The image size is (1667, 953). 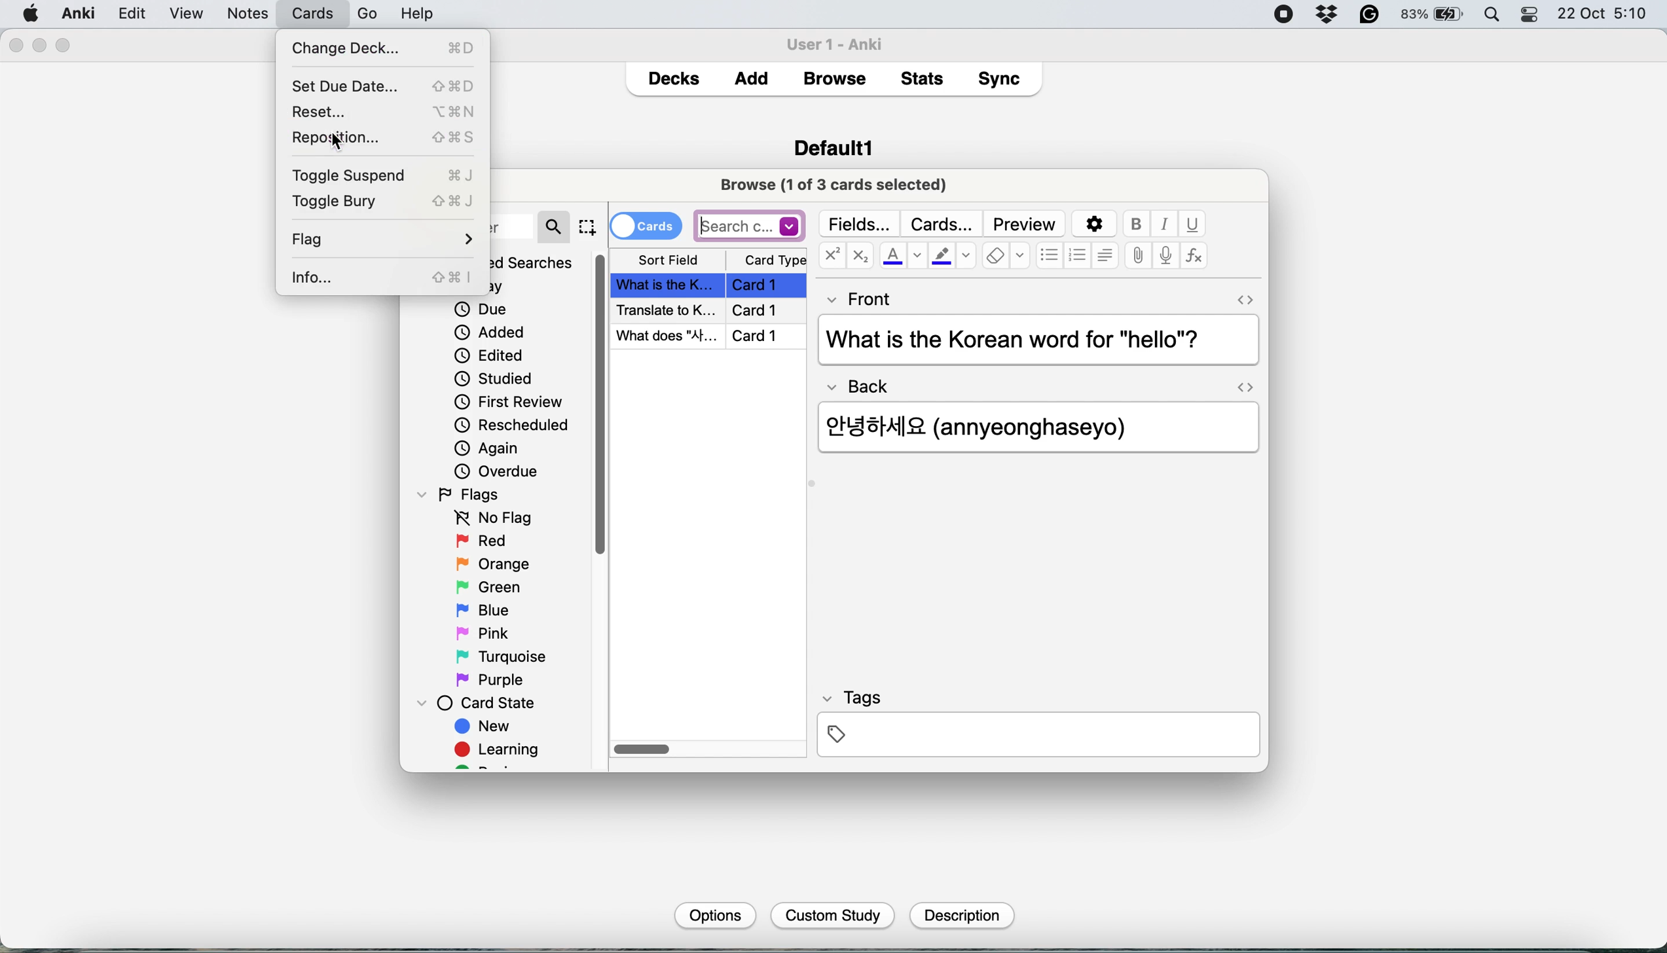 What do you see at coordinates (669, 261) in the screenshot?
I see `sort field` at bounding box center [669, 261].